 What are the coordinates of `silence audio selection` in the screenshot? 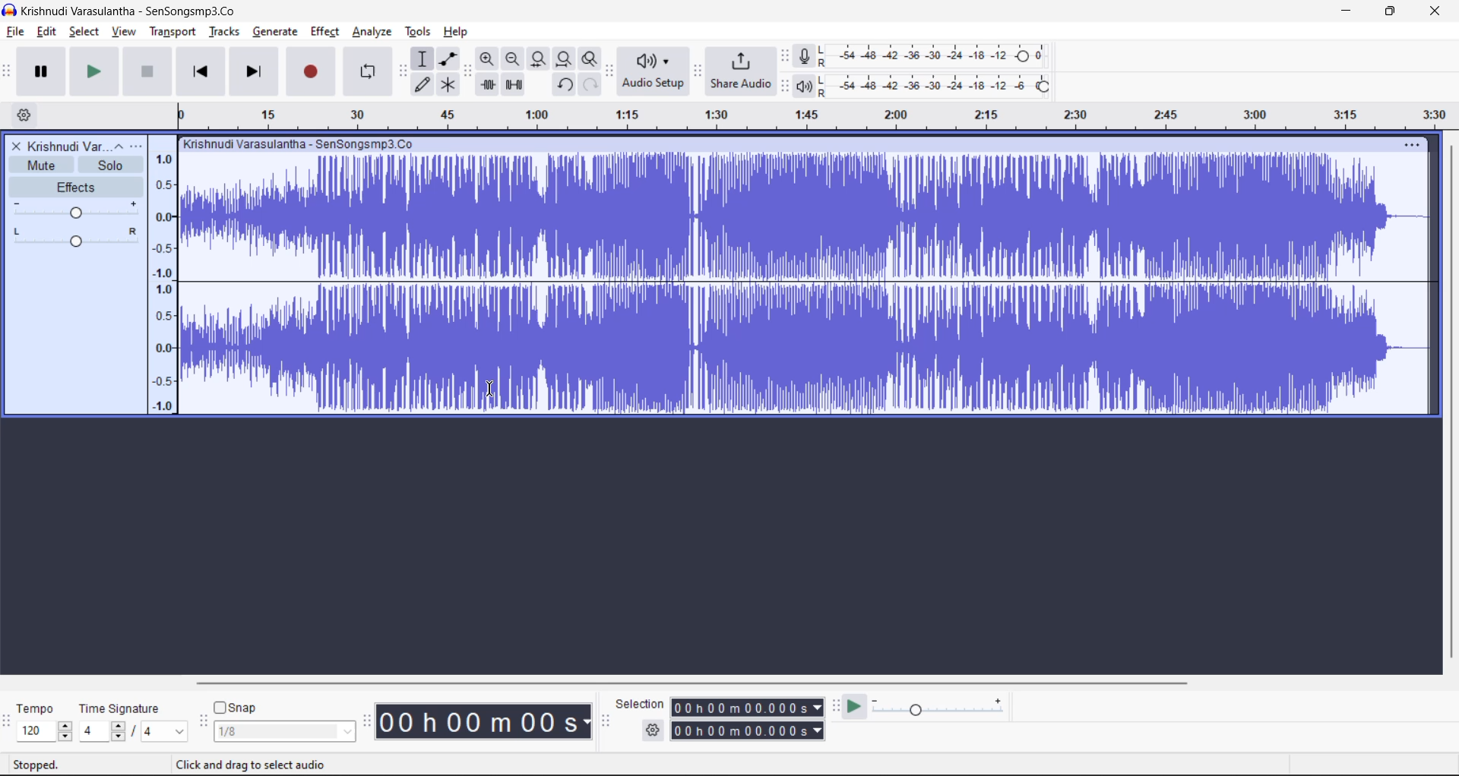 It's located at (514, 86).